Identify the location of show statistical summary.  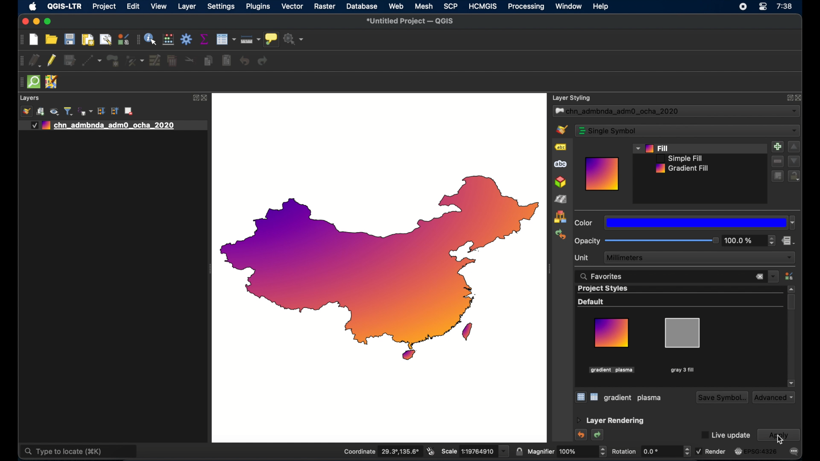
(205, 39).